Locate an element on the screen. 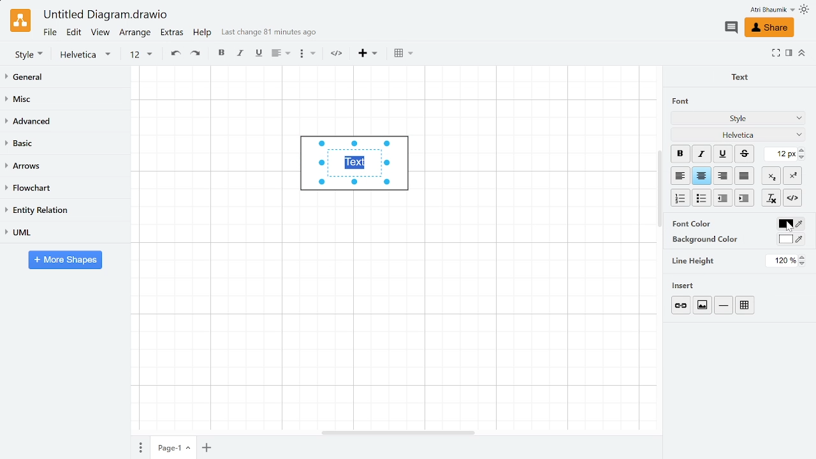 This screenshot has width=816, height=459. general is located at coordinates (66, 78).